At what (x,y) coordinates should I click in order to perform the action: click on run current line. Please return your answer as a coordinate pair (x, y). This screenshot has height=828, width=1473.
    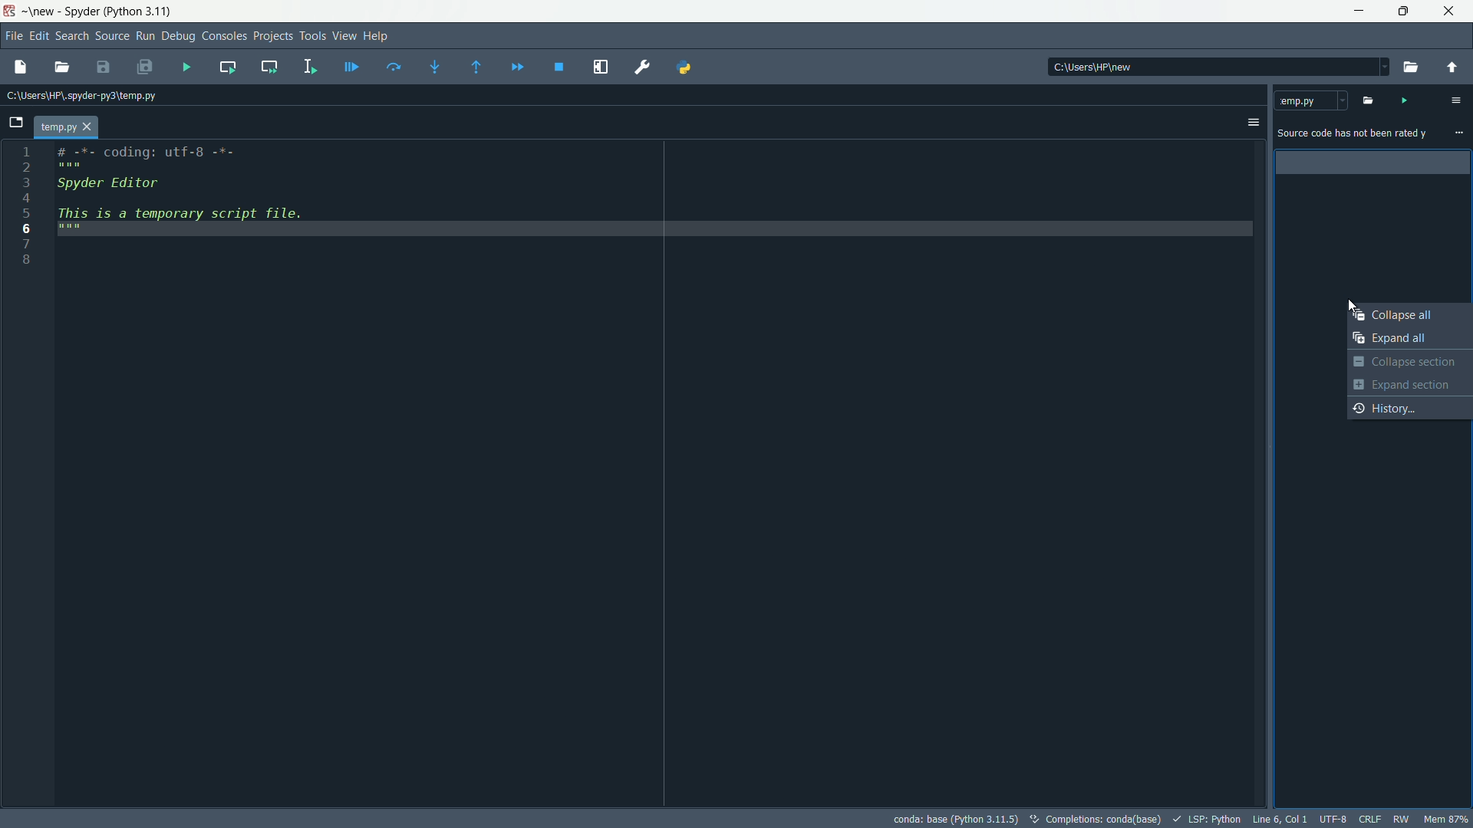
    Looking at the image, I should click on (395, 67).